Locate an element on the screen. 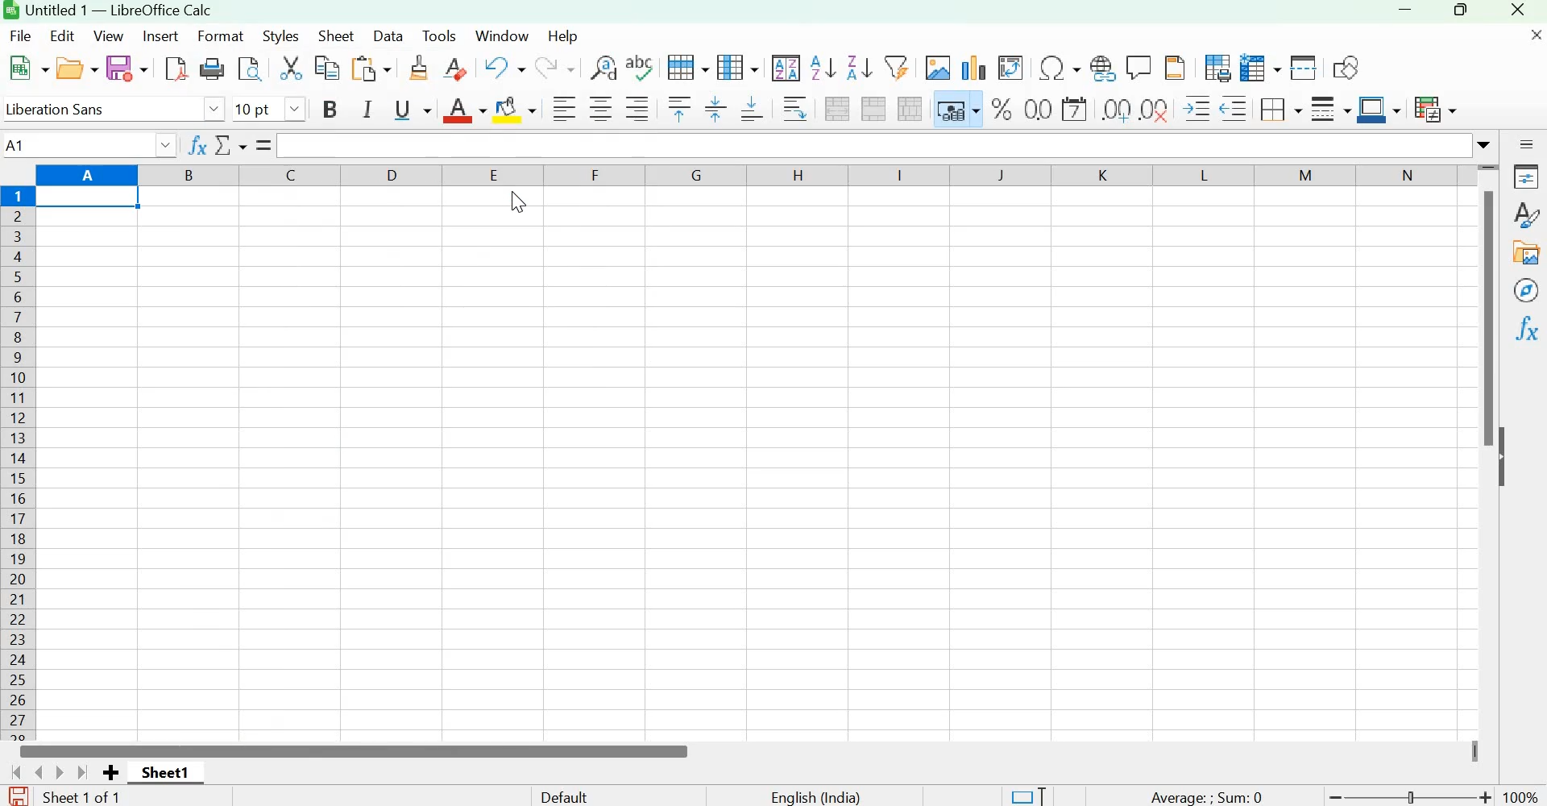 This screenshot has width=1547, height=806. Name box is located at coordinates (92, 143).